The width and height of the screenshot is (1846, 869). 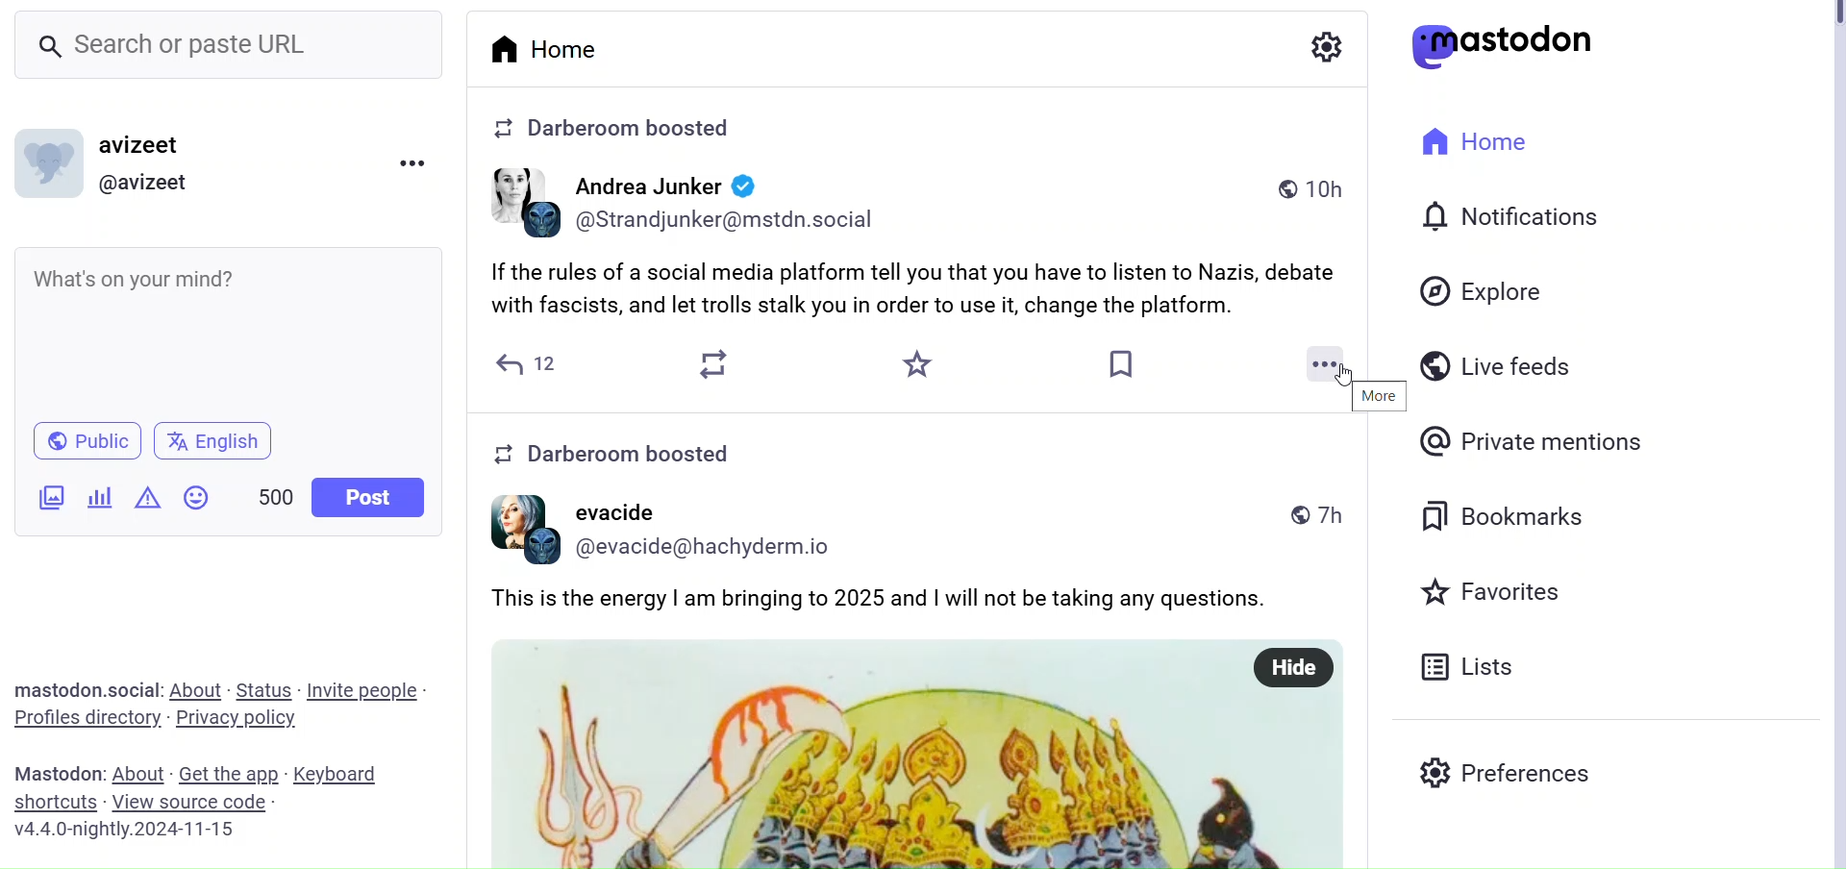 I want to click on Boost, so click(x=711, y=362).